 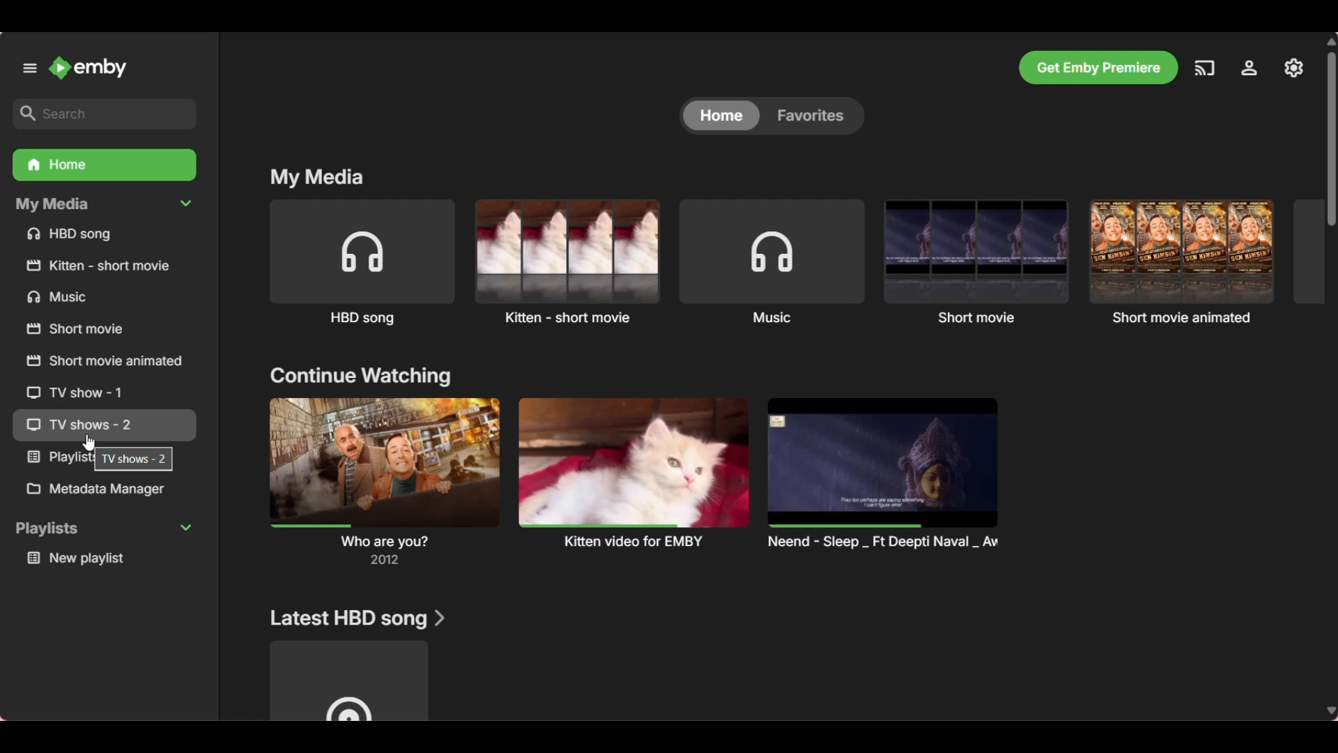 I want to click on , so click(x=100, y=426).